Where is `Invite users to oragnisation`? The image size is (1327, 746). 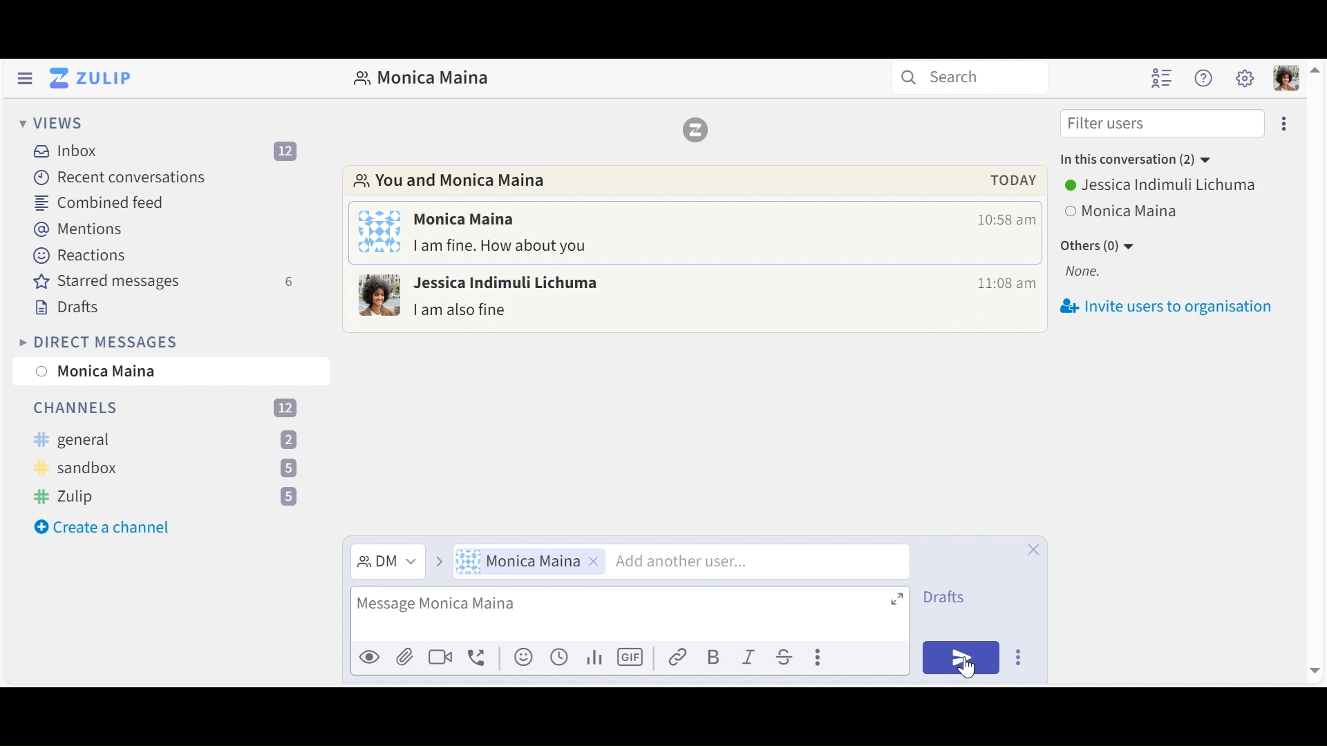 Invite users to oragnisation is located at coordinates (1169, 244).